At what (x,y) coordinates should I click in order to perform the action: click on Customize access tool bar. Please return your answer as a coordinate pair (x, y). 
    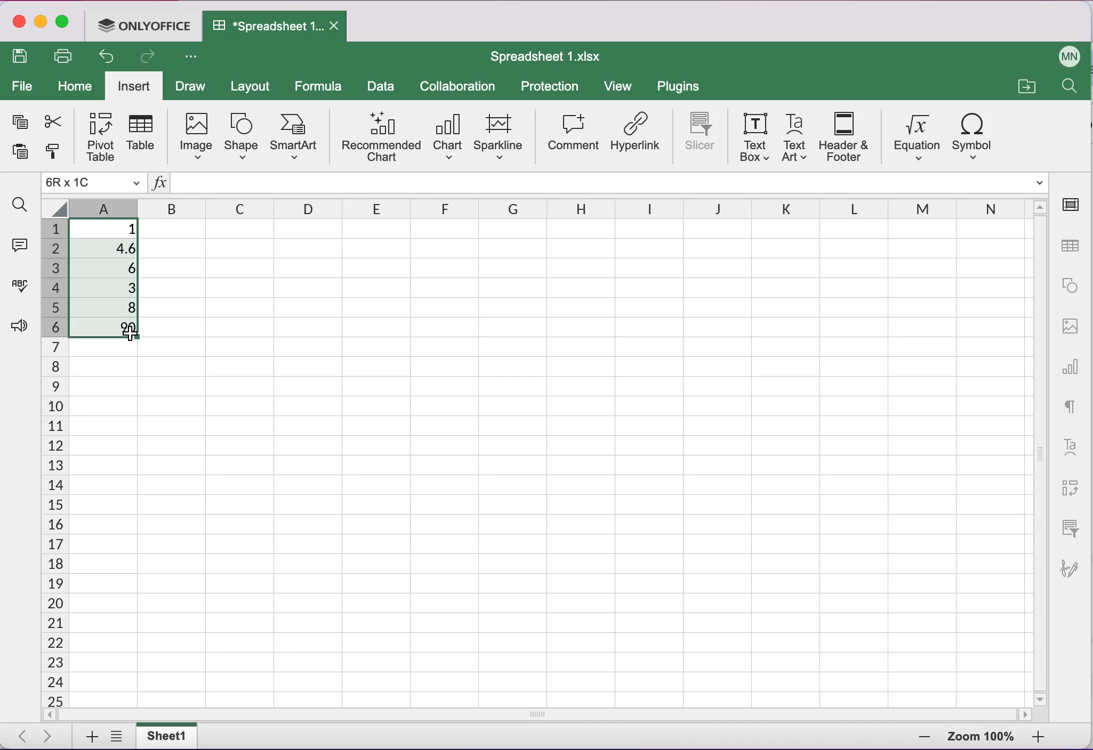
    Looking at the image, I should click on (191, 56).